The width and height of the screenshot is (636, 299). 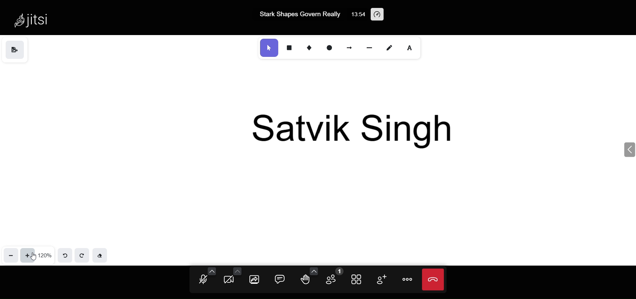 I want to click on draw, so click(x=389, y=47).